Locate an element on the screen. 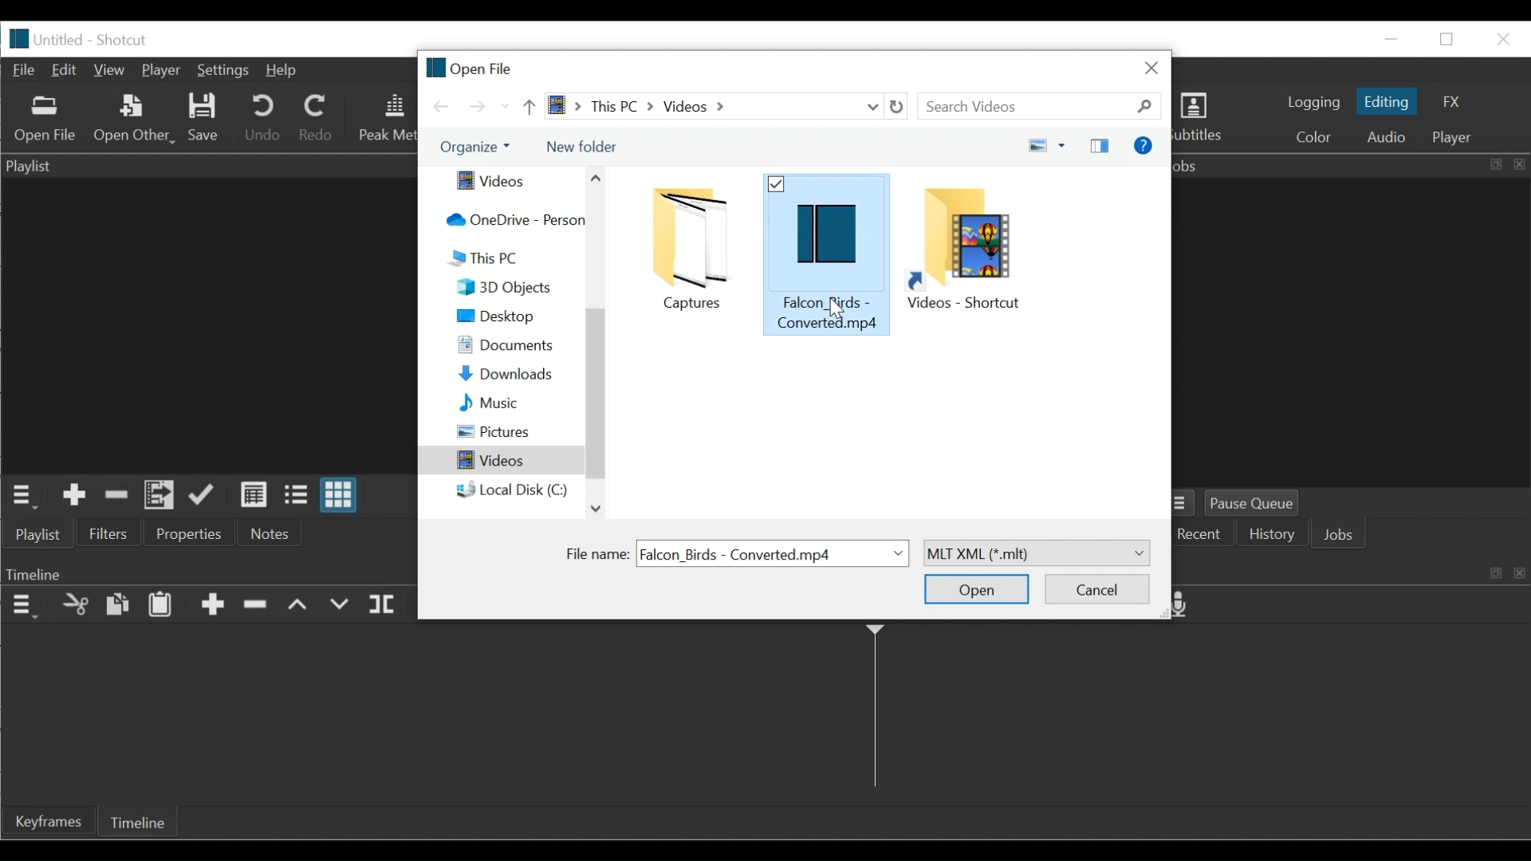 The image size is (1531, 861). File name is located at coordinates (594, 554).